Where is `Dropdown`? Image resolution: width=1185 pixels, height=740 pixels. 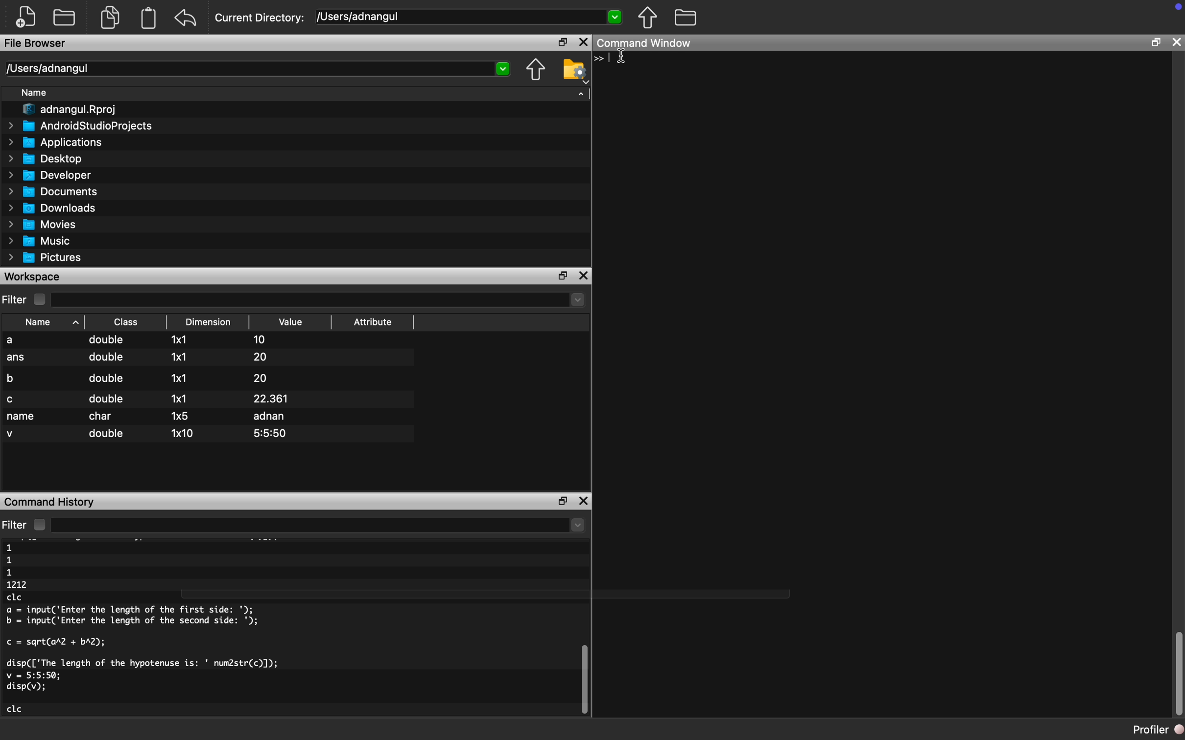
Dropdown is located at coordinates (502, 69).